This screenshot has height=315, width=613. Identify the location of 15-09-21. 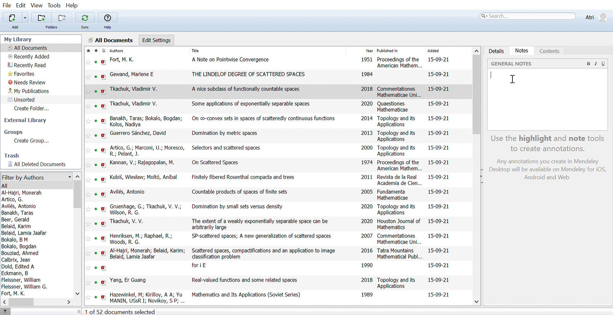
(439, 265).